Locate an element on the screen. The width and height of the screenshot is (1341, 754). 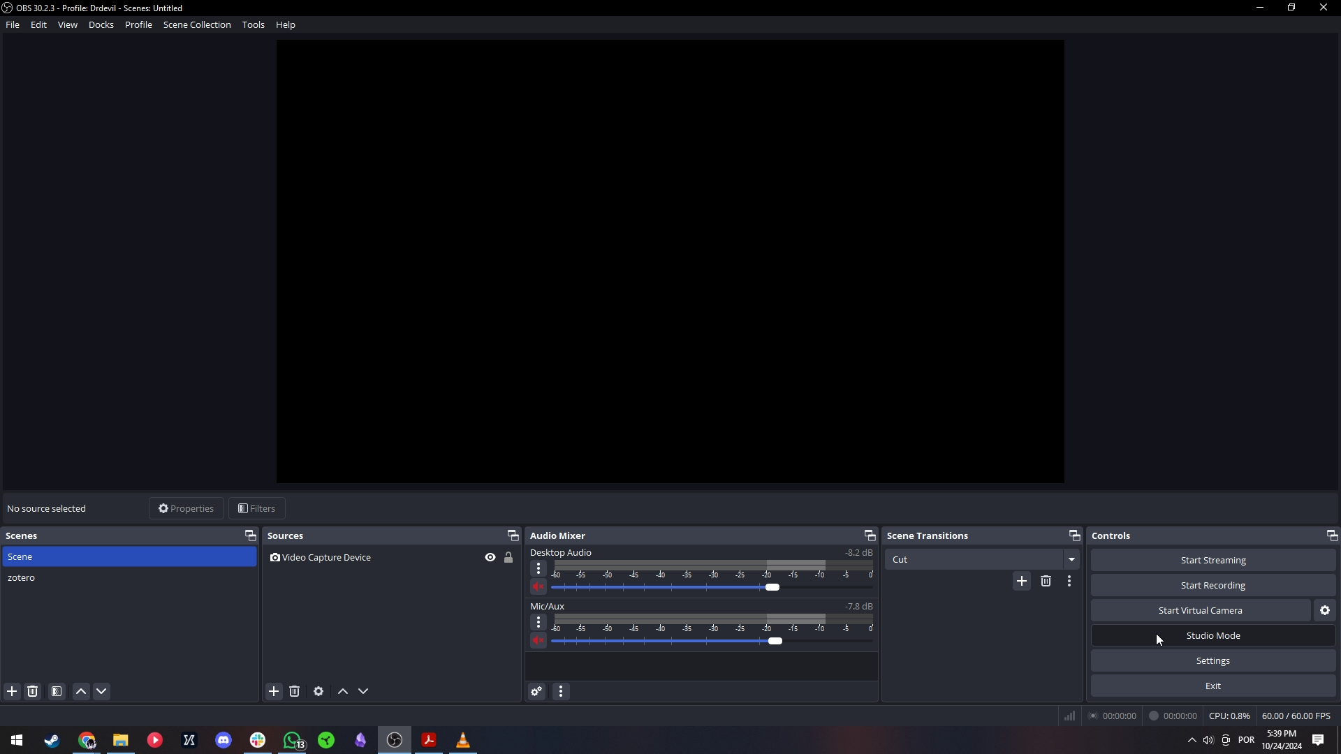
Disconnect scenes window is located at coordinates (249, 536).